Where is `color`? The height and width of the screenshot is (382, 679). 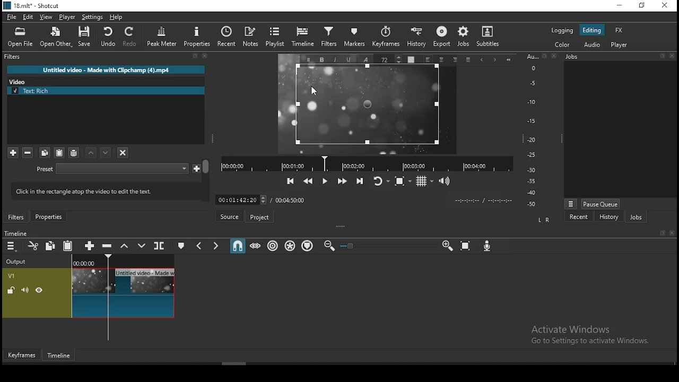
color is located at coordinates (562, 46).